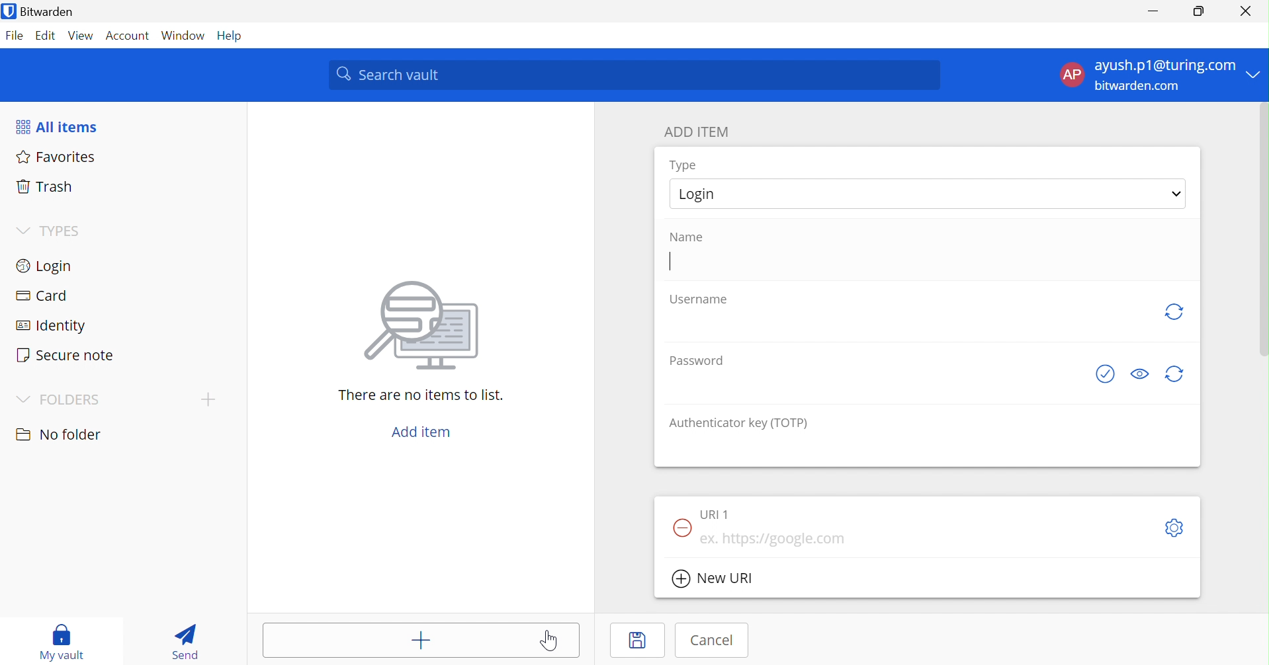 This screenshot has height=665, width=1269. What do you see at coordinates (1254, 73) in the screenshot?
I see `Drop down` at bounding box center [1254, 73].